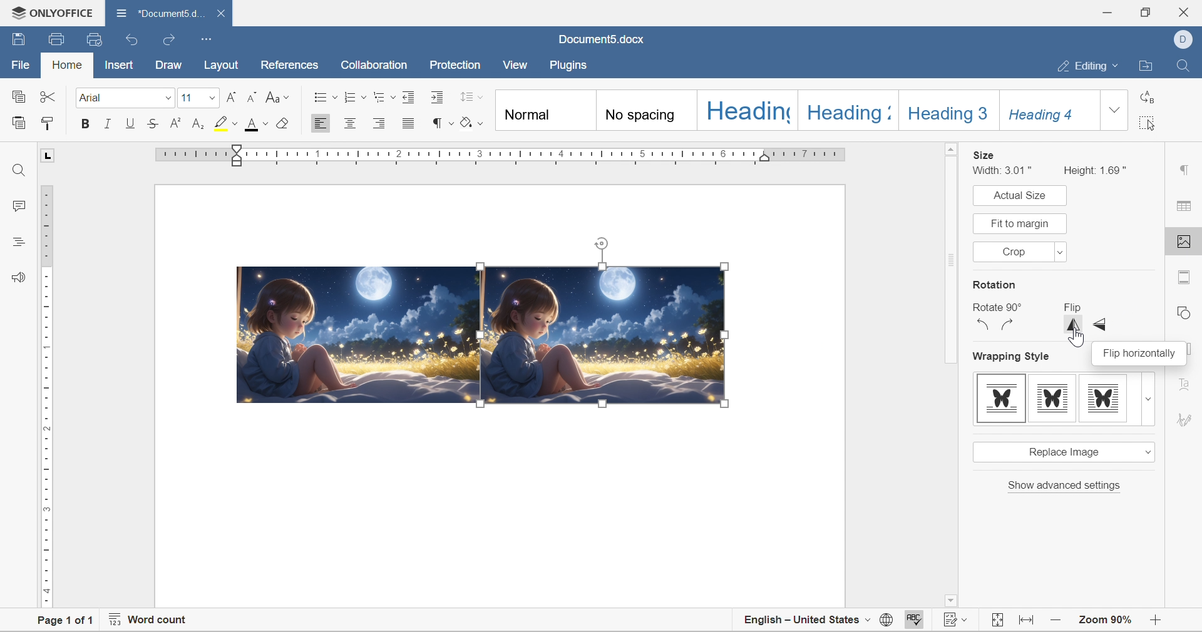 The width and height of the screenshot is (1202, 632). I want to click on decrease indent, so click(410, 96).